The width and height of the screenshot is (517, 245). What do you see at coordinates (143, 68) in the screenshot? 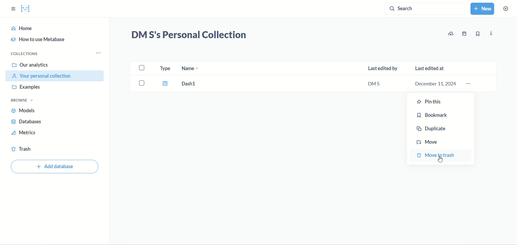
I see `select all checkbox` at bounding box center [143, 68].